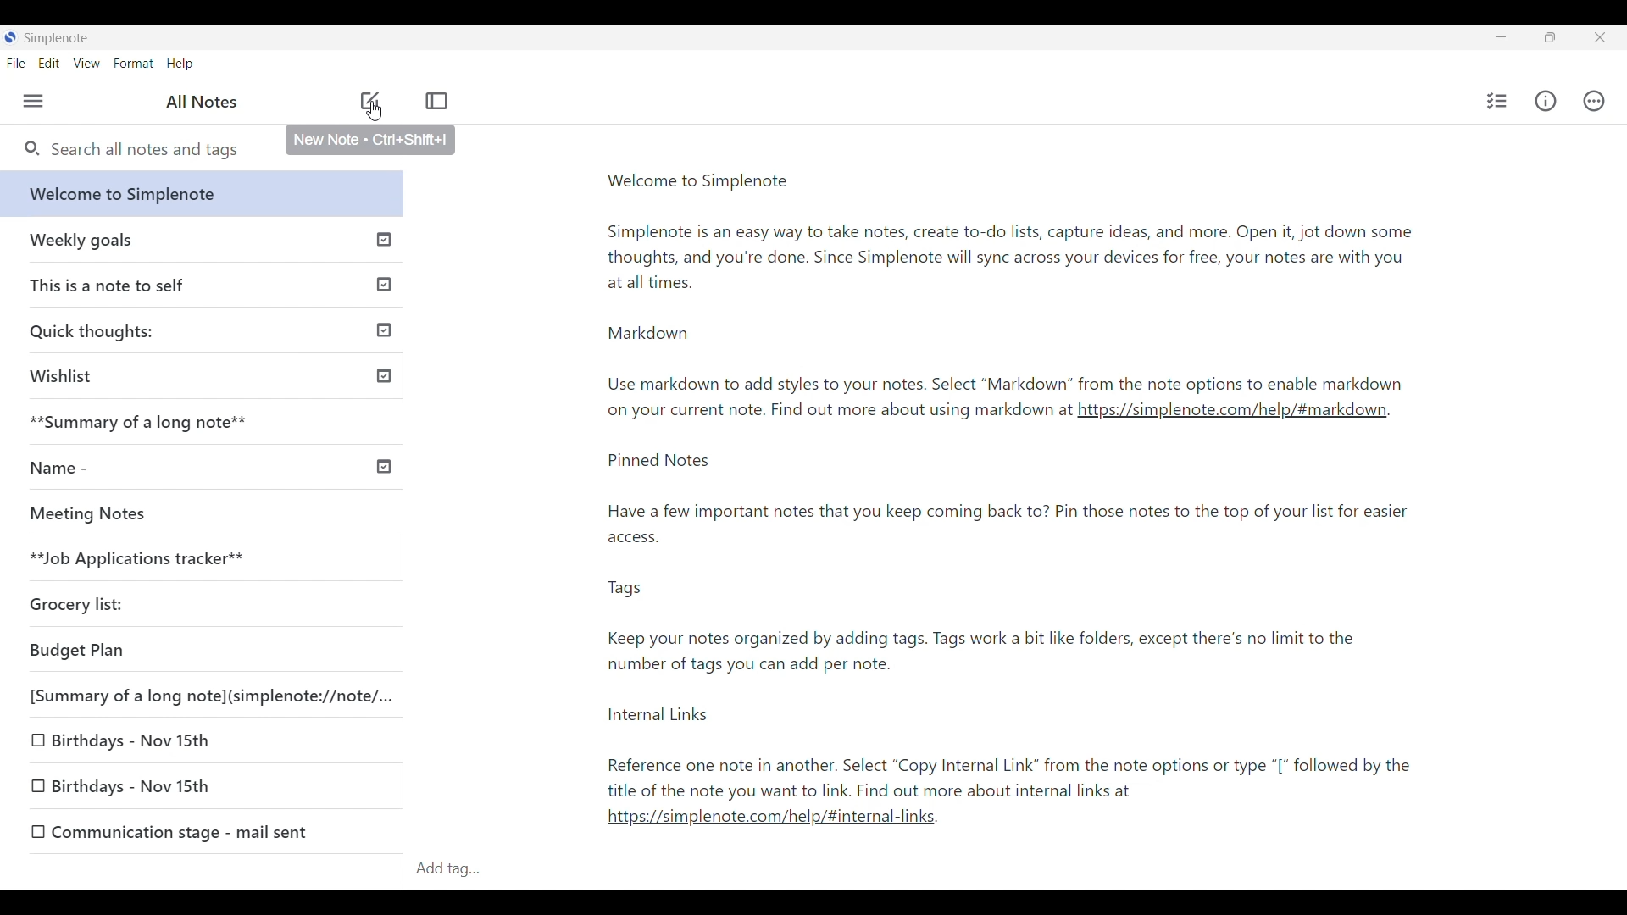 Image resolution: width=1627 pixels, height=915 pixels. Describe the element at coordinates (836, 409) in the screenshot. I see `text` at that location.